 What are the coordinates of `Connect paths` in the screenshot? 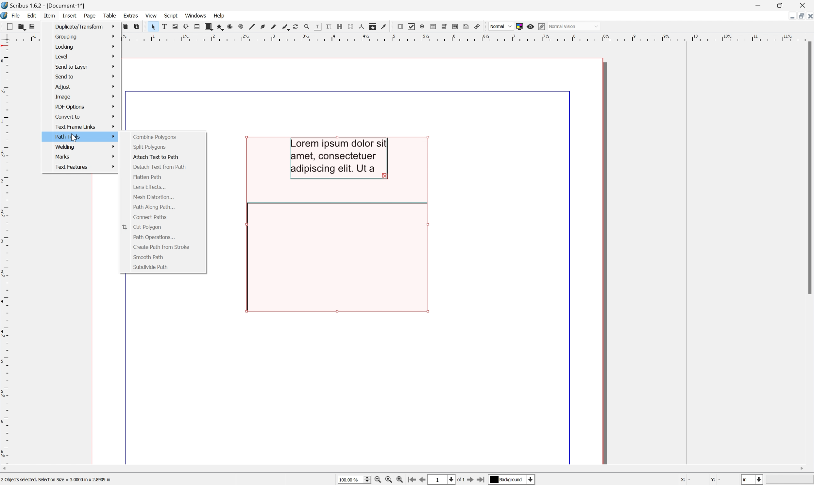 It's located at (150, 217).